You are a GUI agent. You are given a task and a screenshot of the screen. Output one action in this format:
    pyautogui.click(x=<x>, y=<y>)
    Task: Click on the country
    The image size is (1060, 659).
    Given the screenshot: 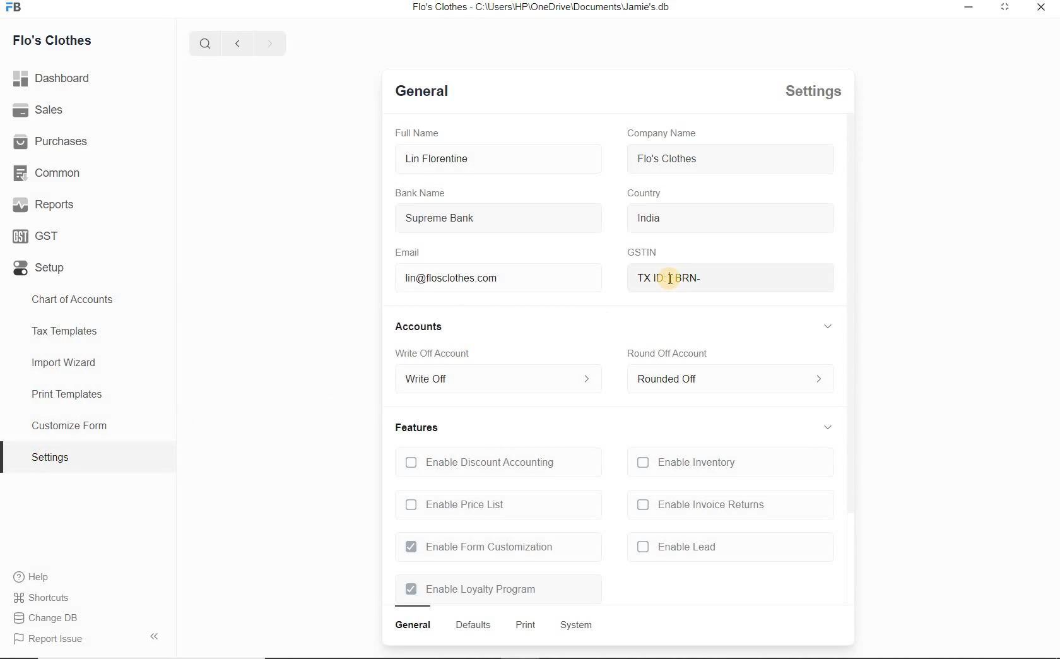 What is the action you would take?
    pyautogui.click(x=646, y=194)
    